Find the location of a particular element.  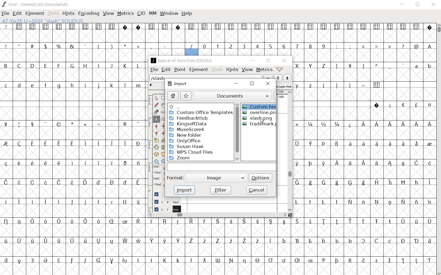

input line is located at coordinates (221, 167).